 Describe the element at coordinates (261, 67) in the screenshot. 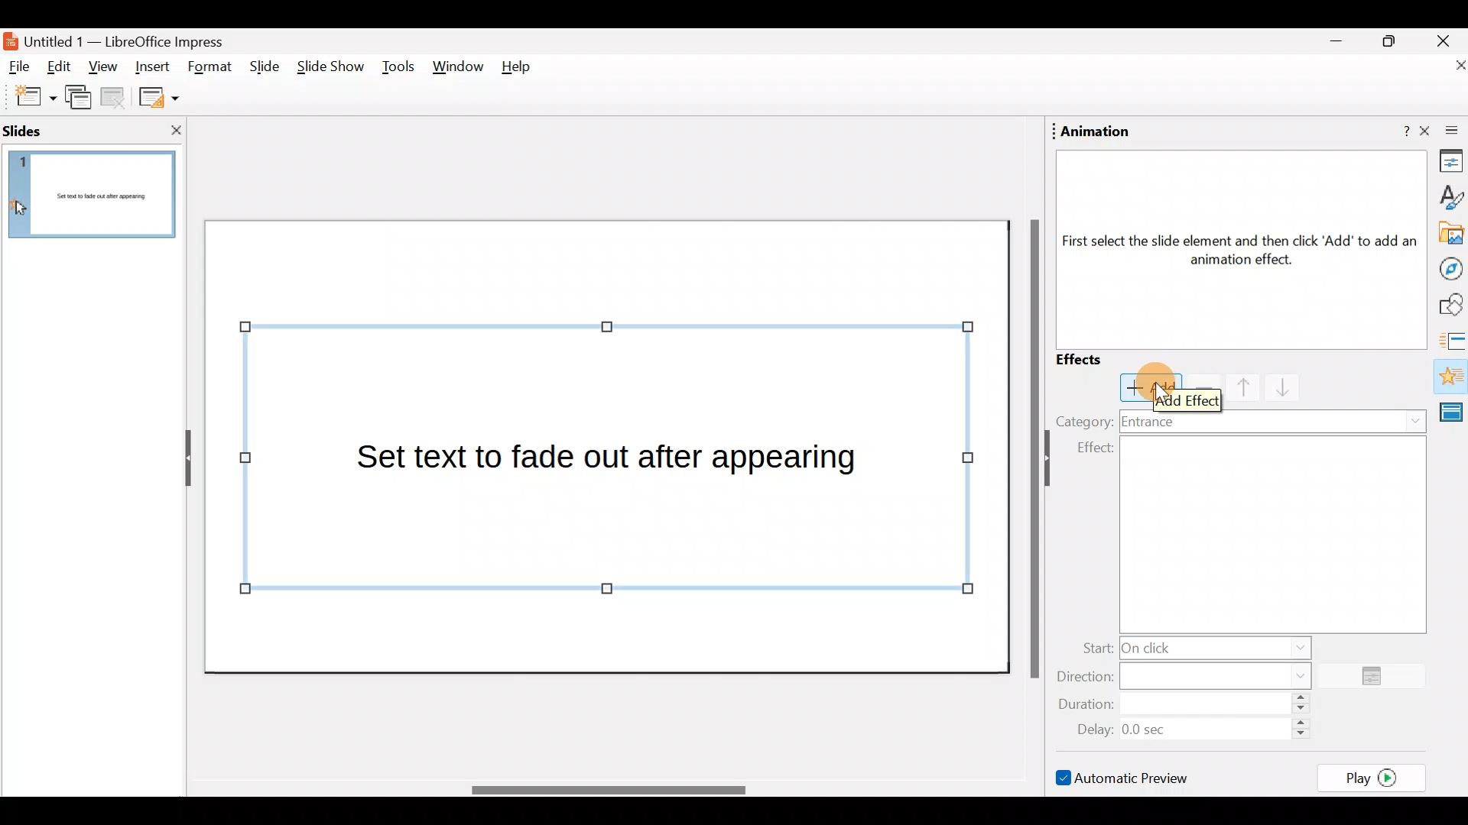

I see `Slide` at that location.